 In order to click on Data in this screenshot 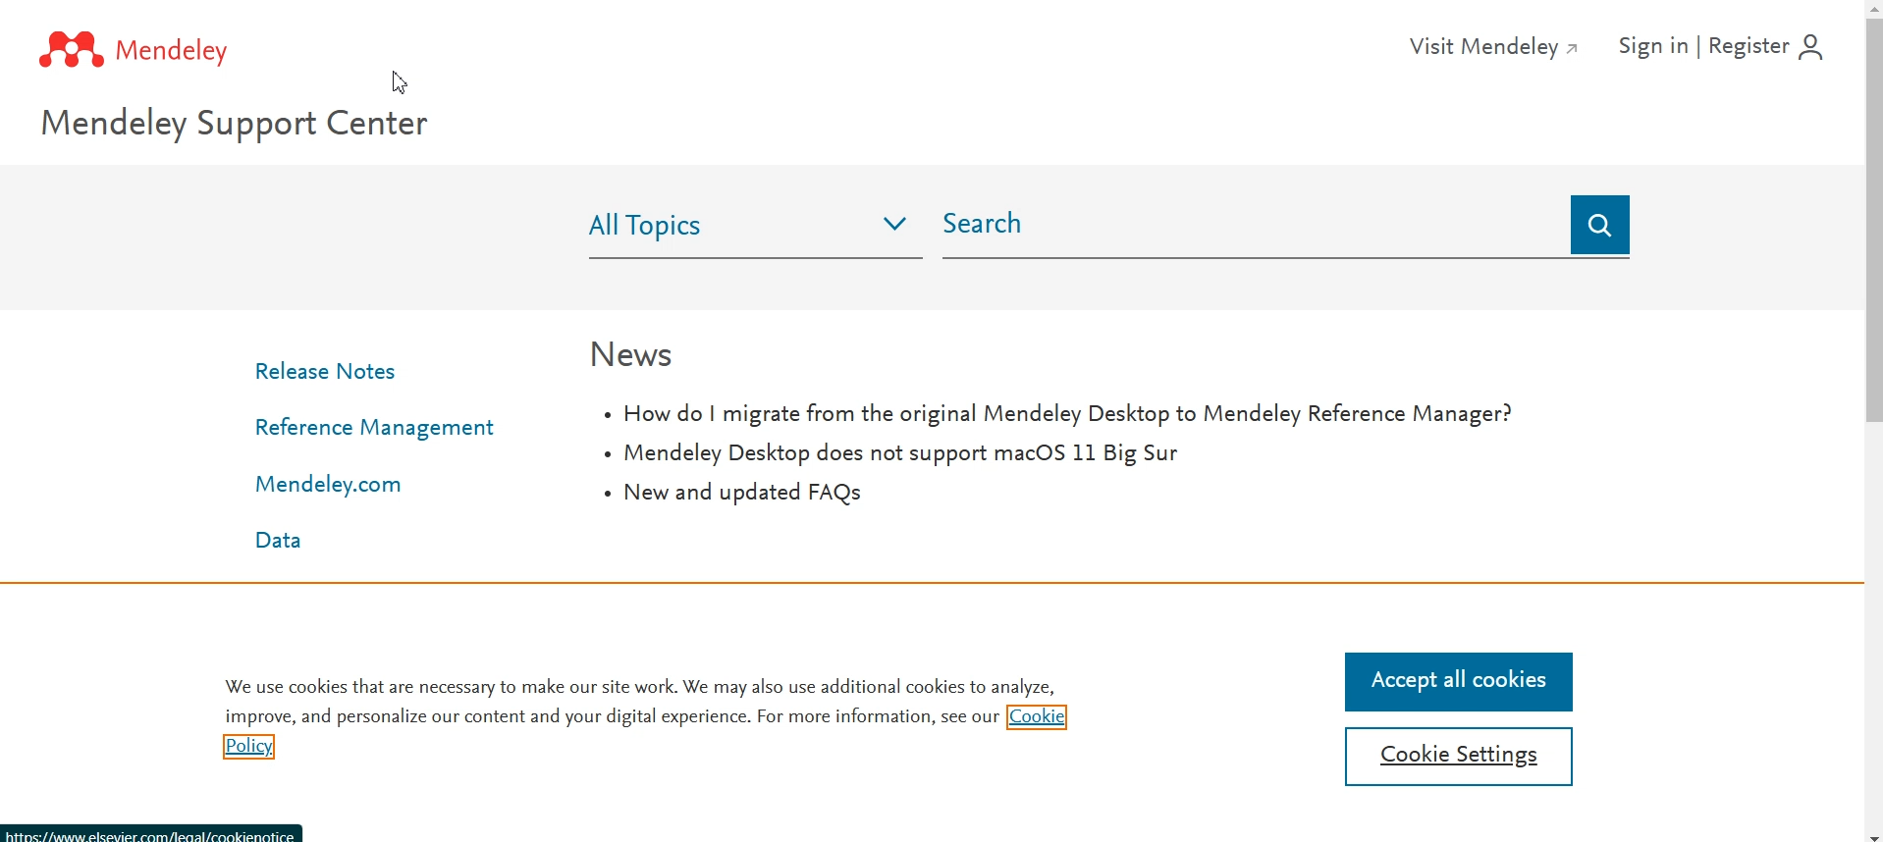, I will do `click(281, 540)`.